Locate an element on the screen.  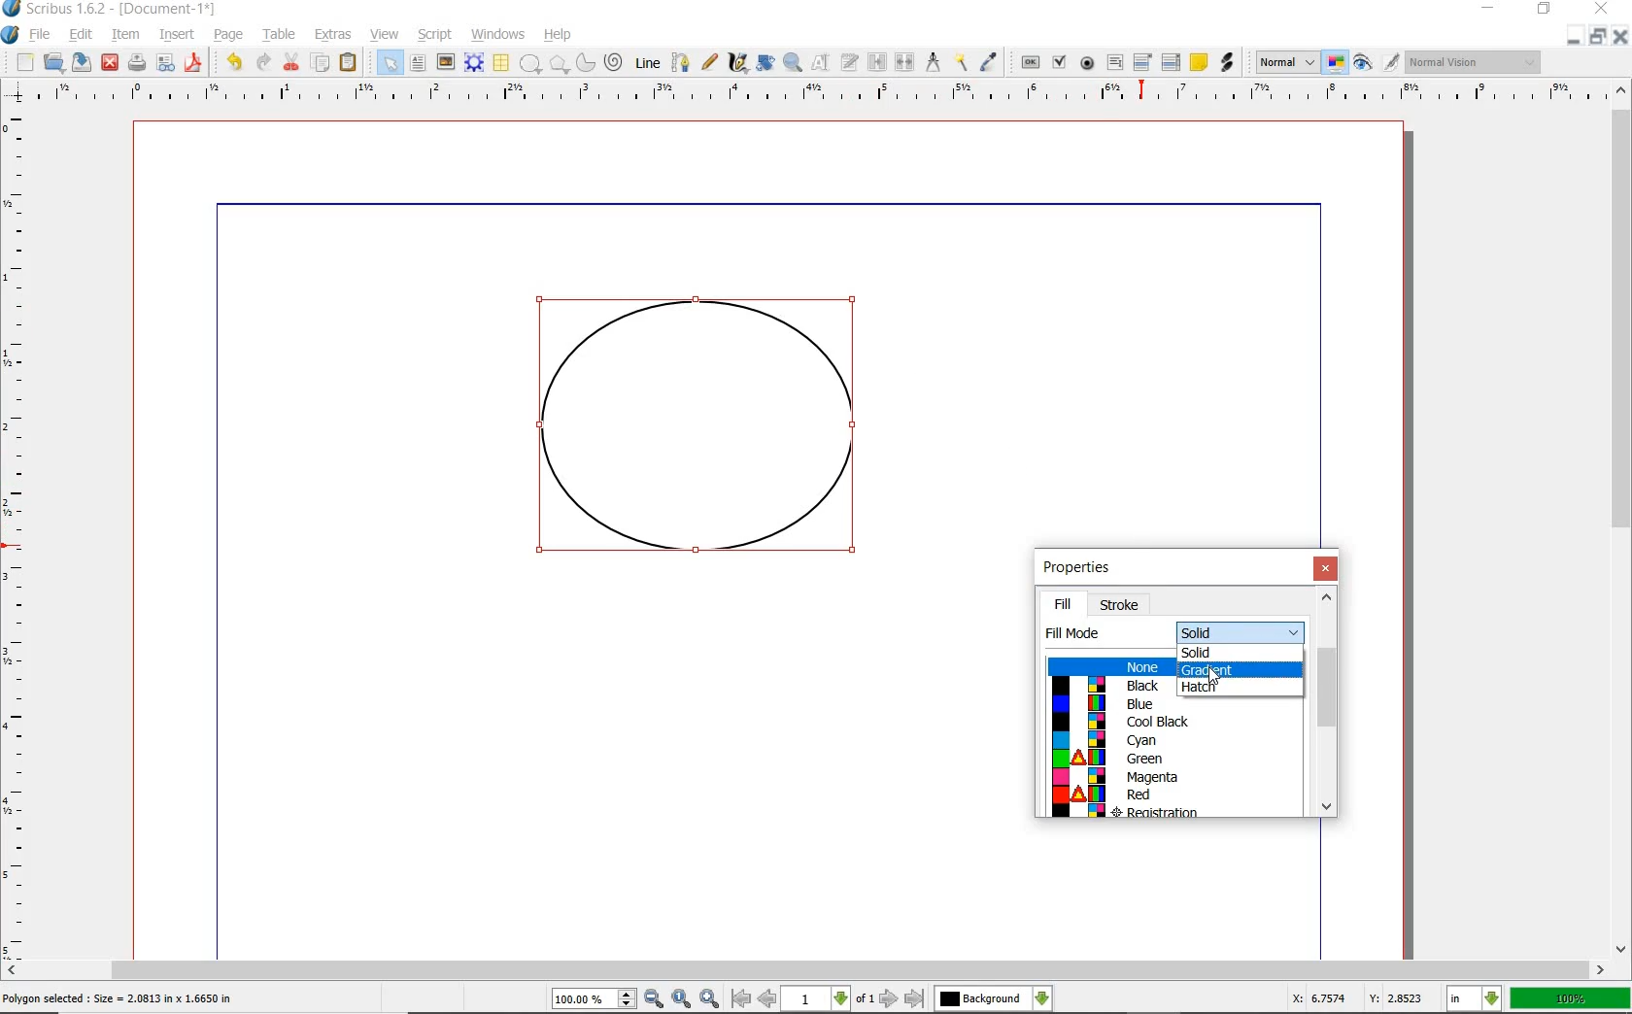
TEXT FRAME is located at coordinates (418, 62).